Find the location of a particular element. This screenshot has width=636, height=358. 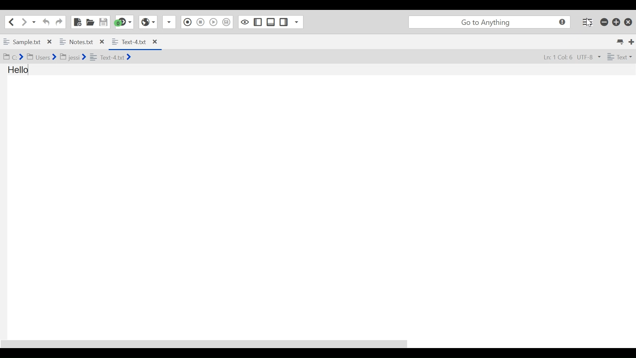

File Position is located at coordinates (558, 57).